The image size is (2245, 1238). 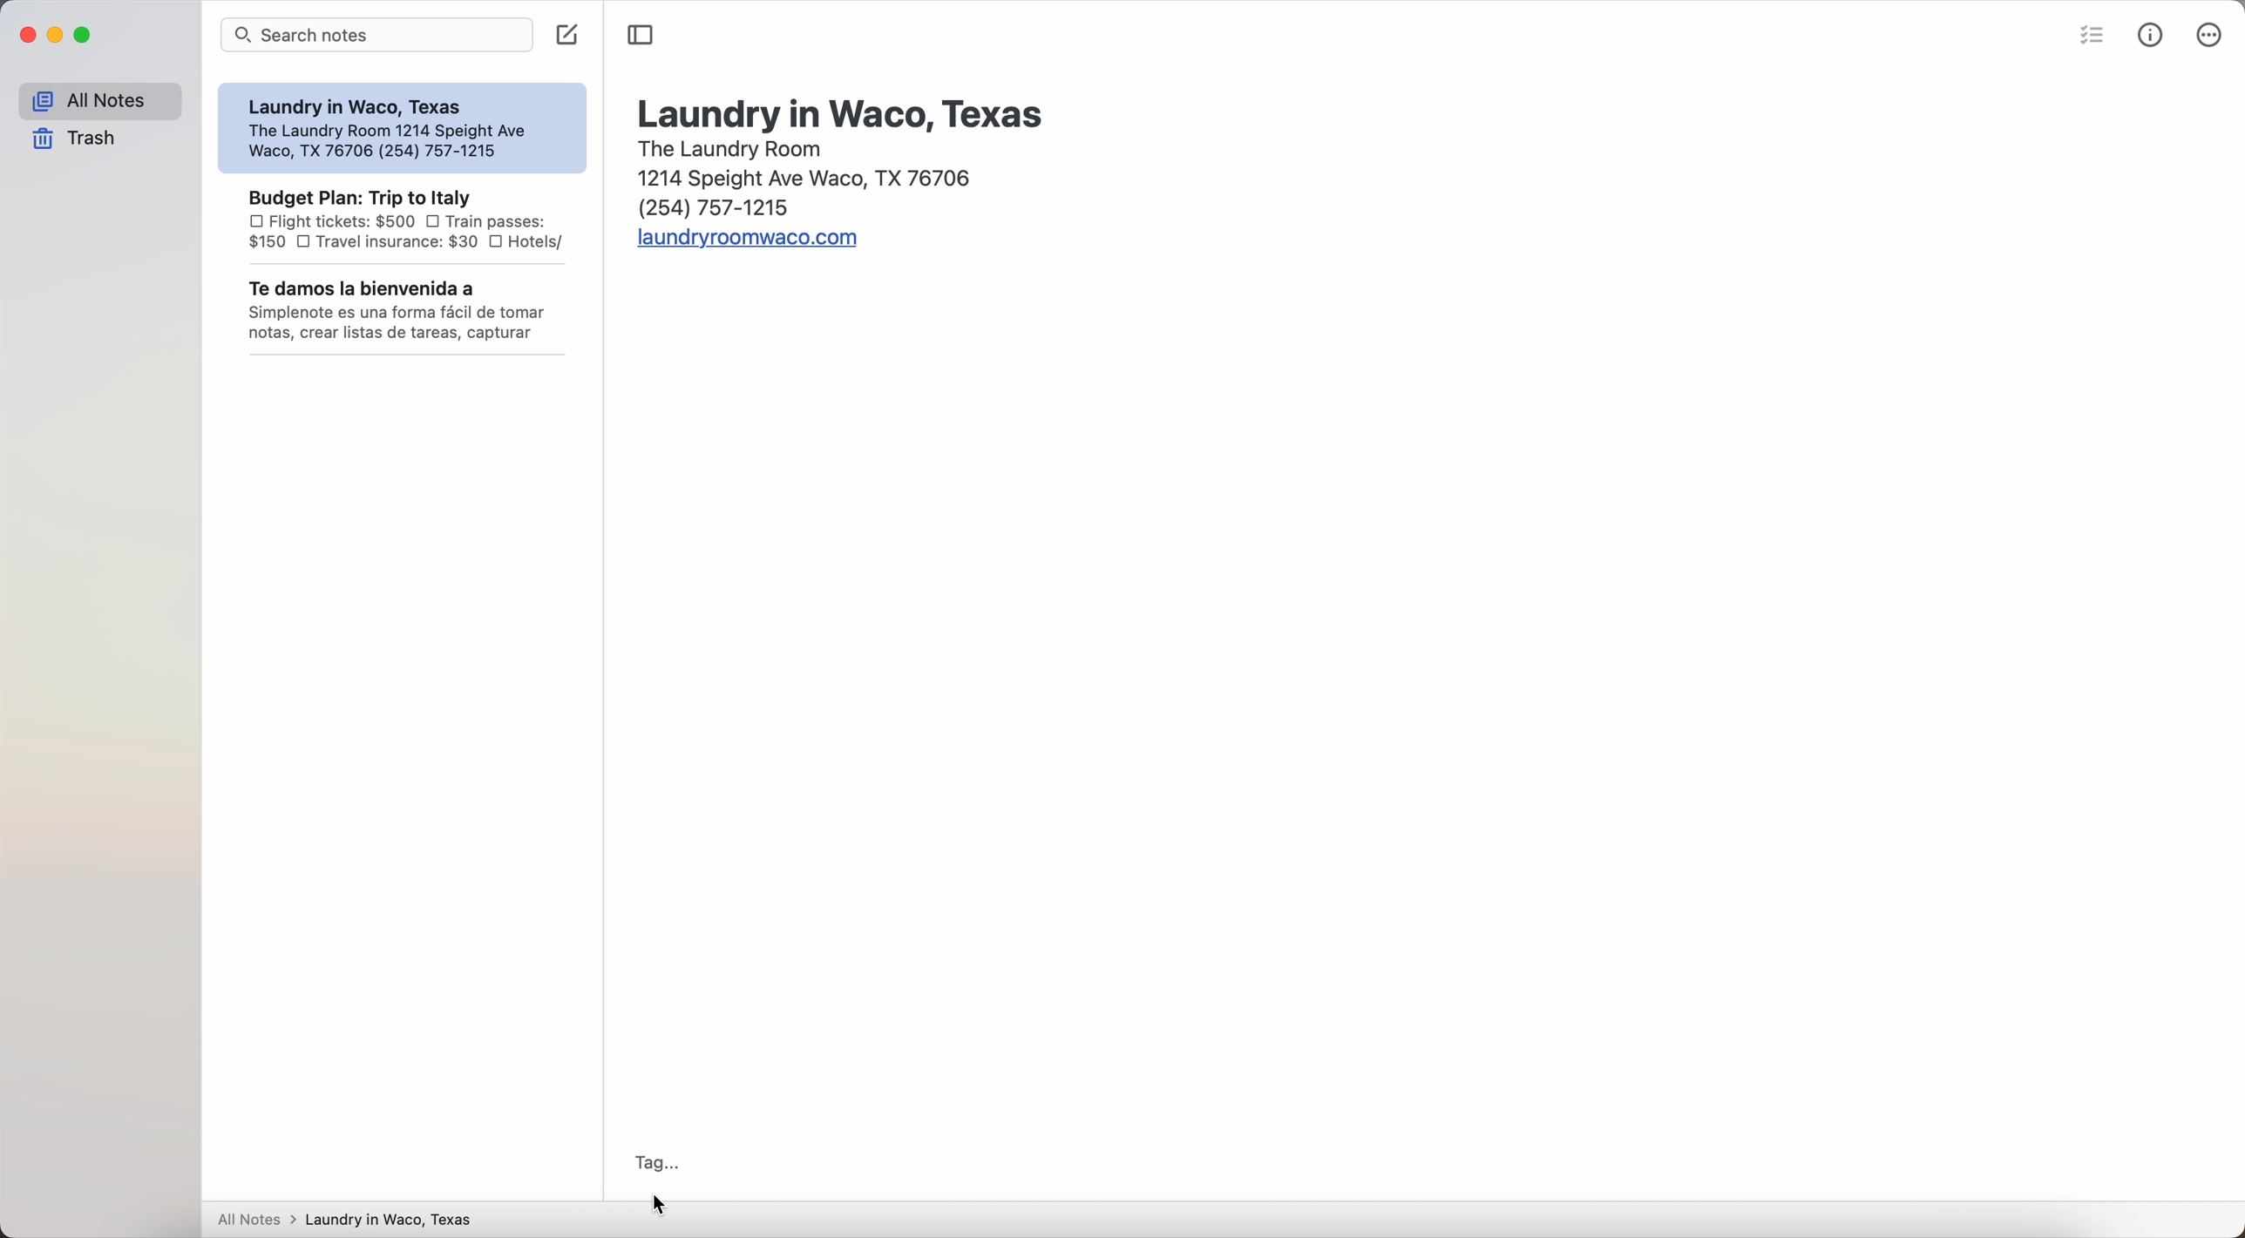 I want to click on URL: laundryroomwaco.com, so click(x=746, y=240).